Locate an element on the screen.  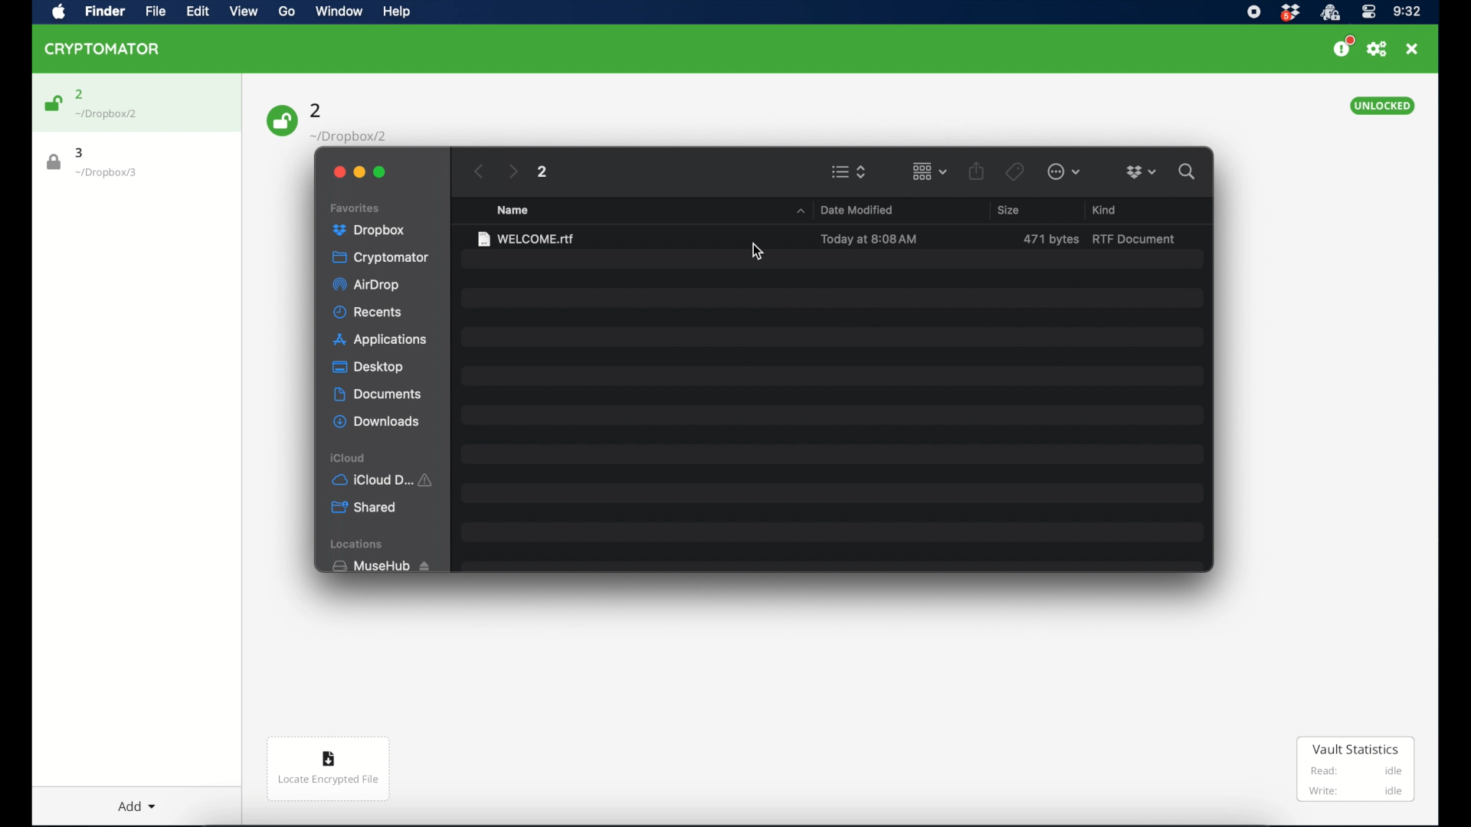
Edit is located at coordinates (197, 12).